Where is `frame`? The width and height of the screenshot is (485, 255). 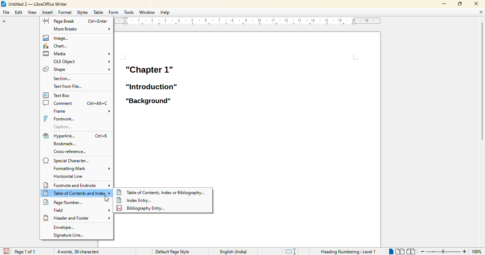 frame is located at coordinates (81, 111).